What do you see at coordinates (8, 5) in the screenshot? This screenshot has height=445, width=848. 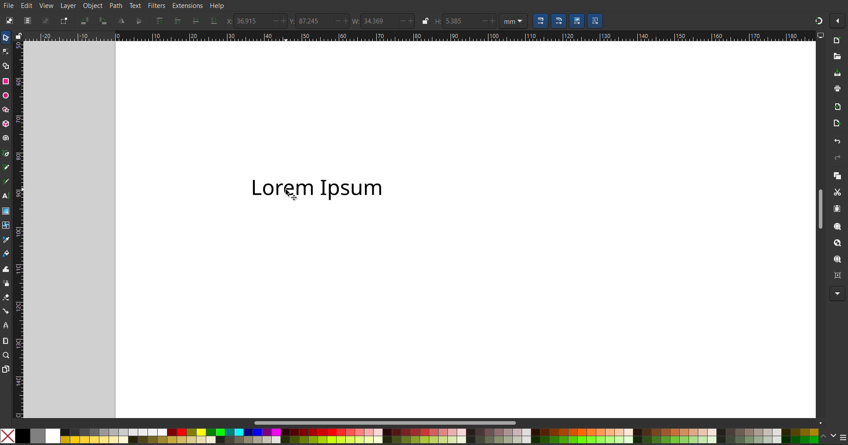 I see `FIle` at bounding box center [8, 5].